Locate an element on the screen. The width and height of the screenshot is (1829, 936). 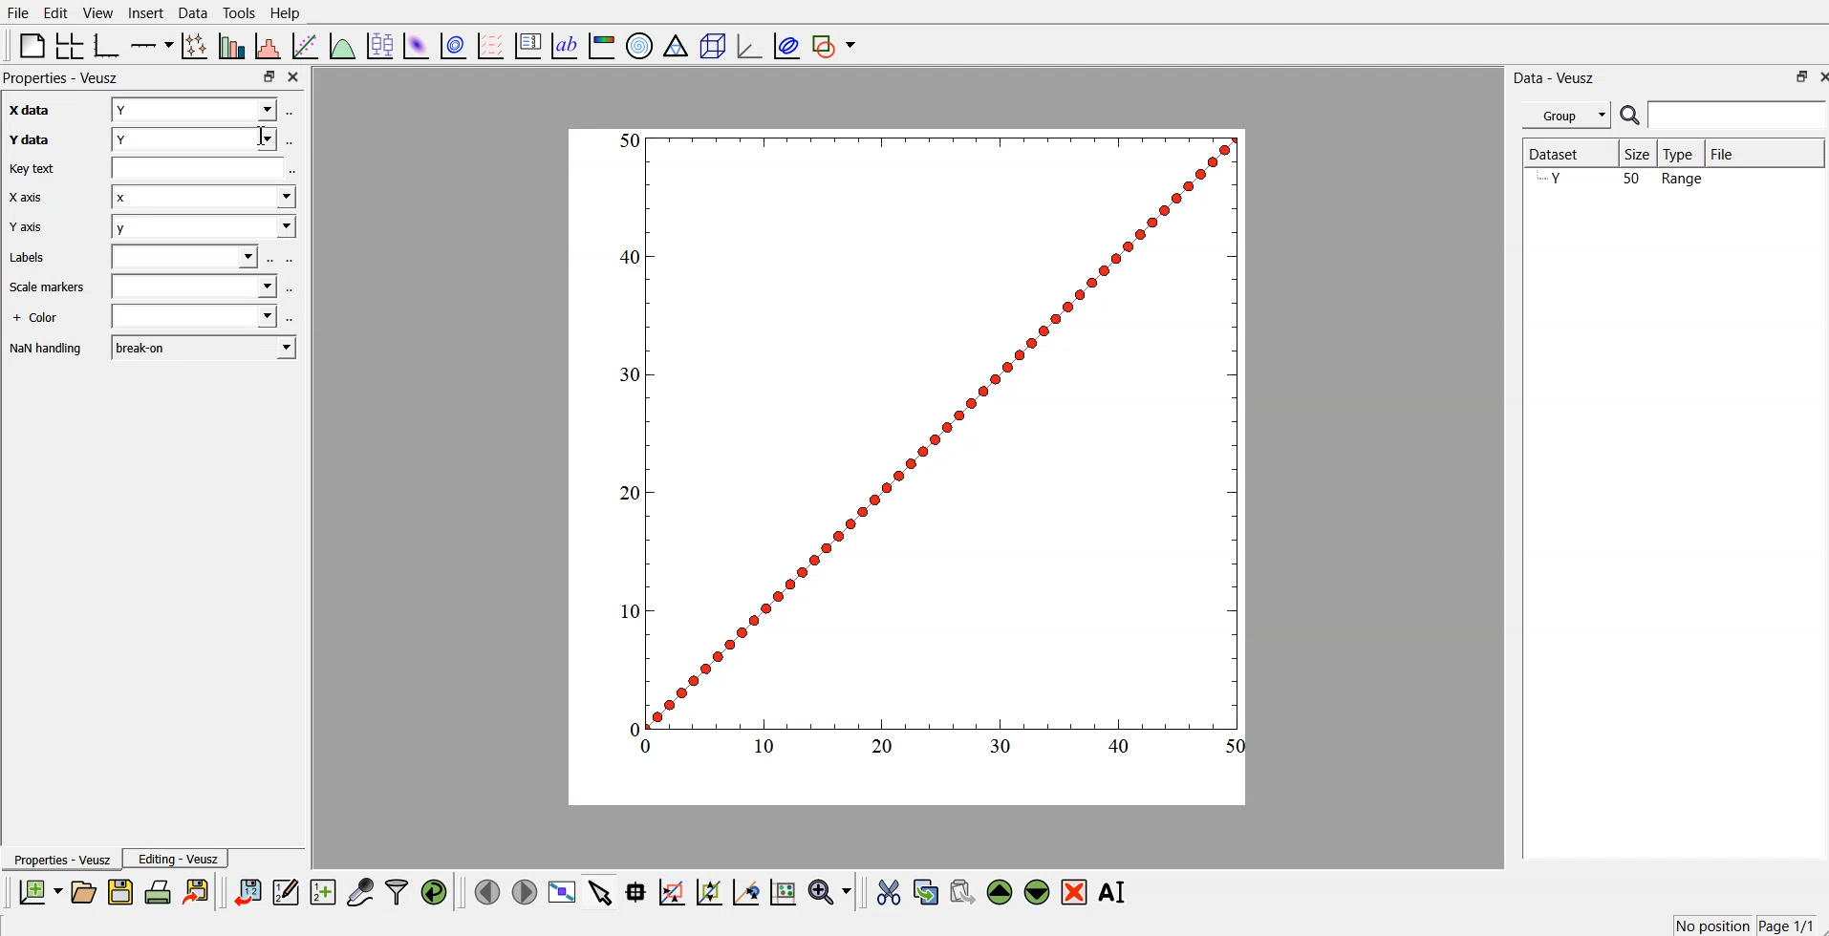
import data points is located at coordinates (248, 893).